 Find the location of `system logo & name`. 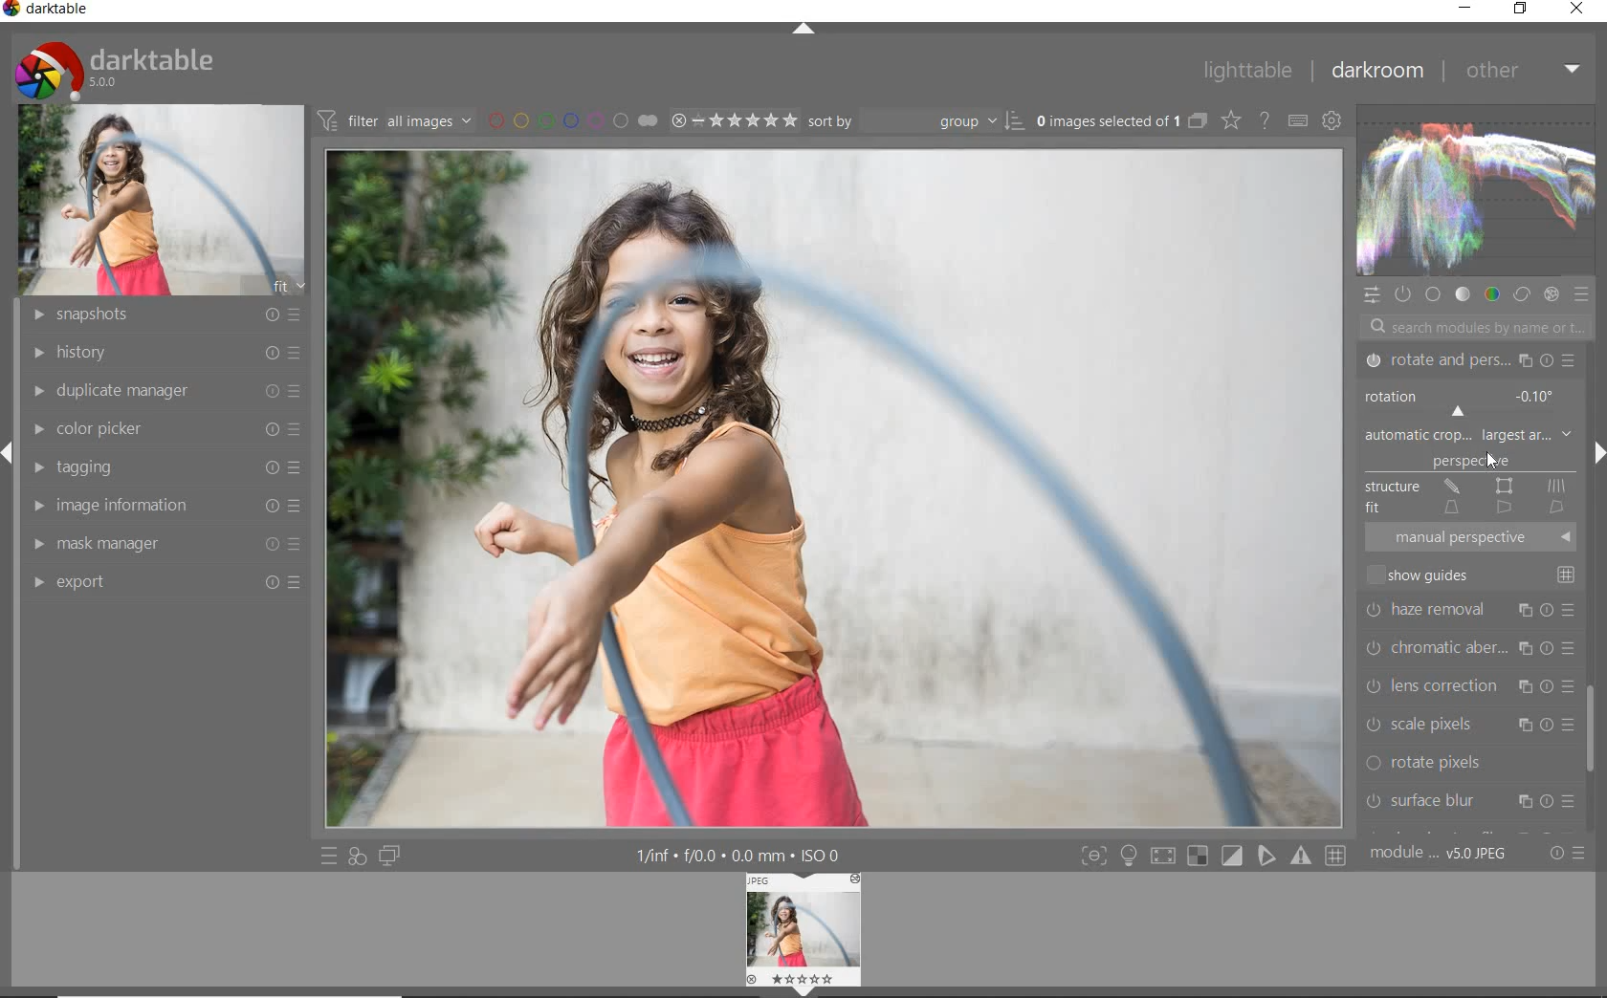

system logo & name is located at coordinates (119, 70).